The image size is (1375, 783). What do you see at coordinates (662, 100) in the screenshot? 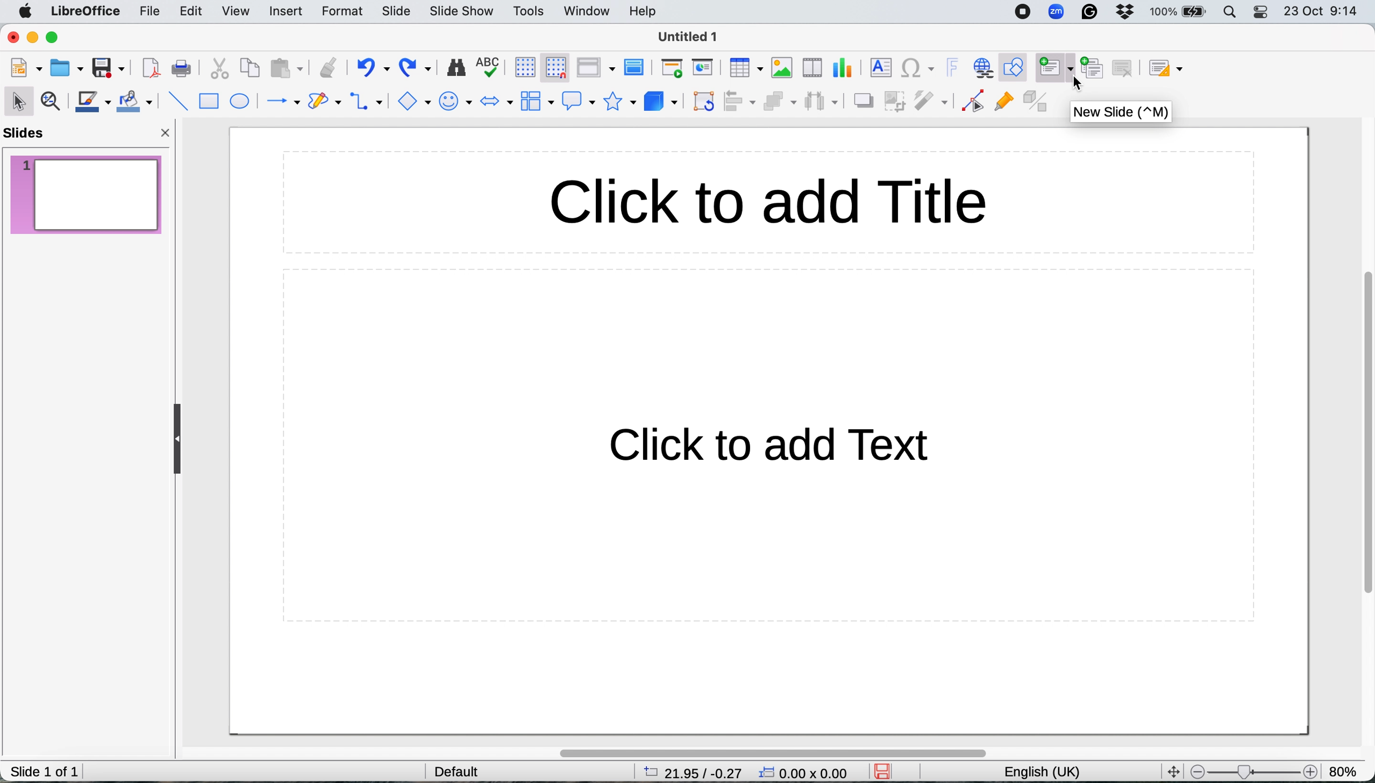
I see `3d objects` at bounding box center [662, 100].